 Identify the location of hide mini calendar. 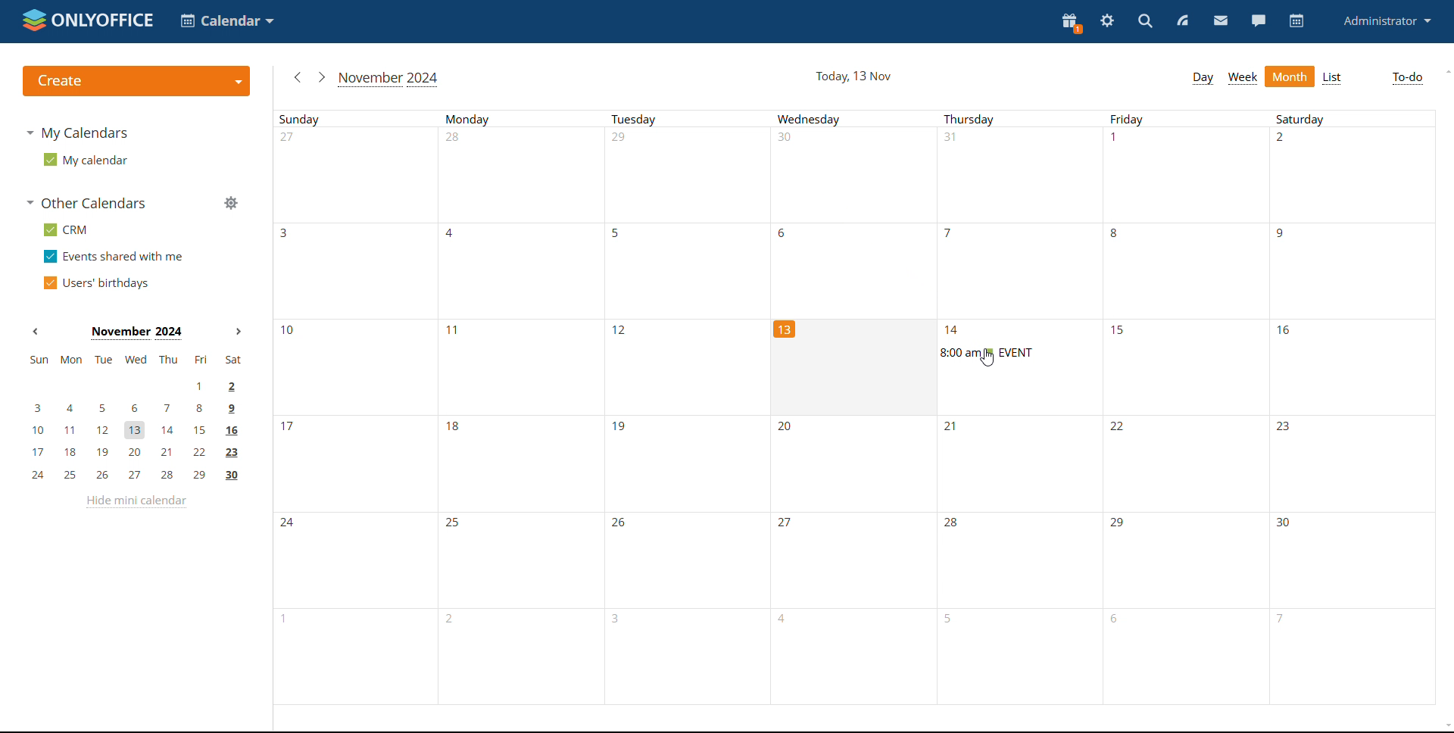
(135, 502).